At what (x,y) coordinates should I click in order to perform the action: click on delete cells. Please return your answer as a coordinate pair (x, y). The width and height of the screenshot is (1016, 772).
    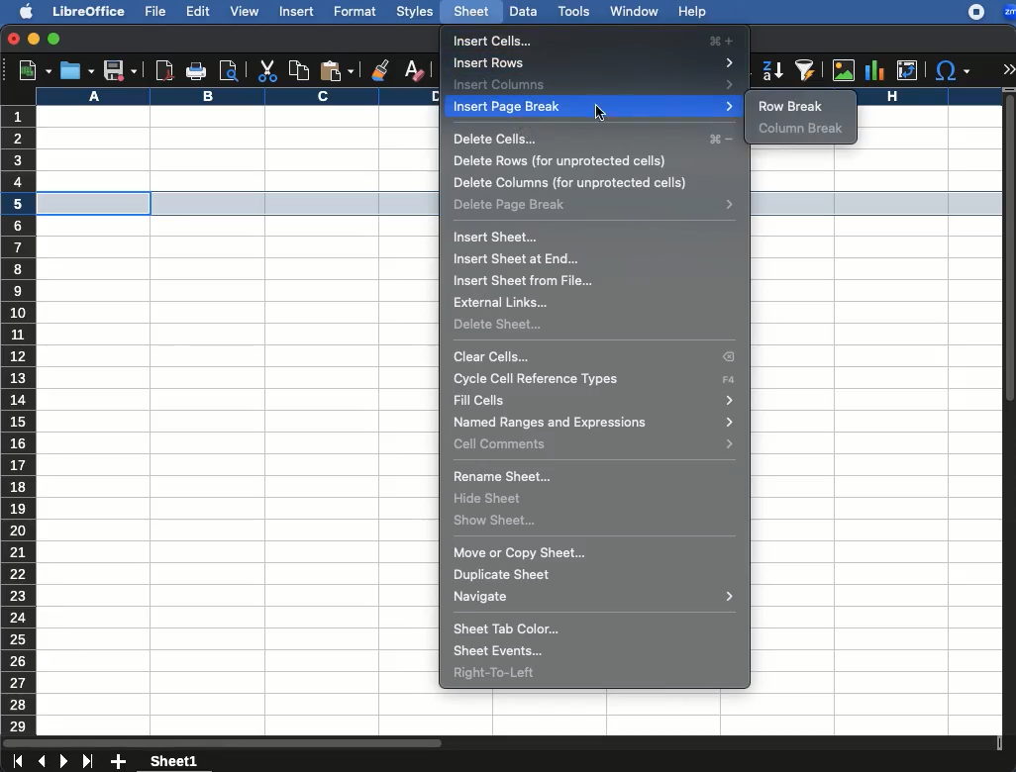
    Looking at the image, I should click on (594, 141).